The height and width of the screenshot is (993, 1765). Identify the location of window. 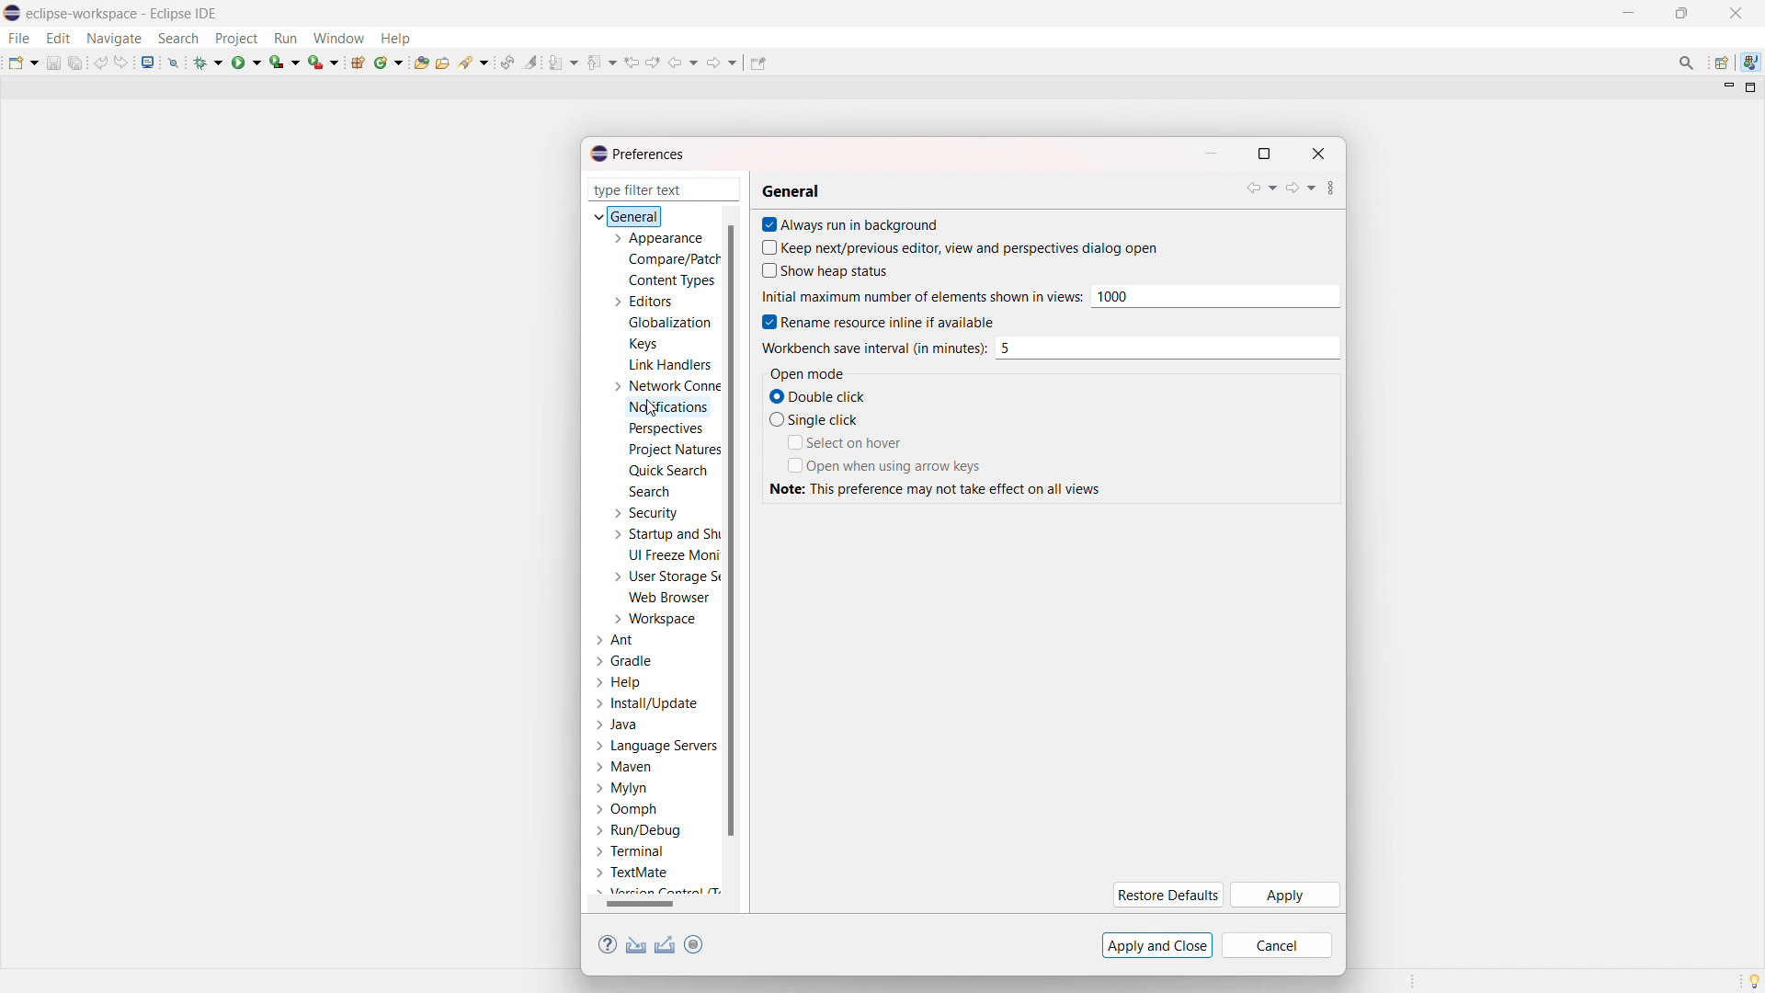
(338, 38).